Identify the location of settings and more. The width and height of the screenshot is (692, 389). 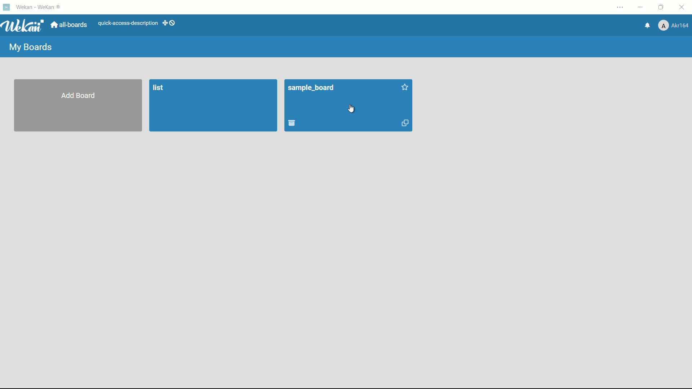
(620, 8).